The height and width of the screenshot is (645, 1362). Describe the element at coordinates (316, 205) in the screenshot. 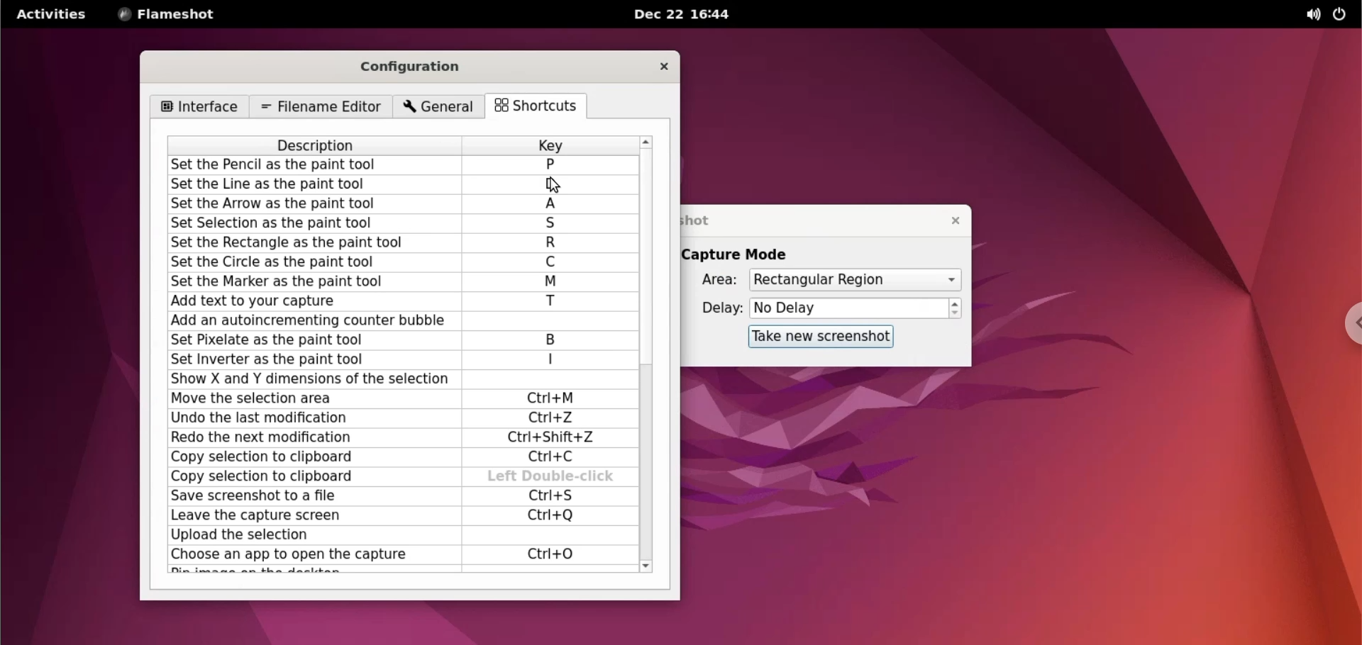

I see `set the arrow as the paint tool` at that location.